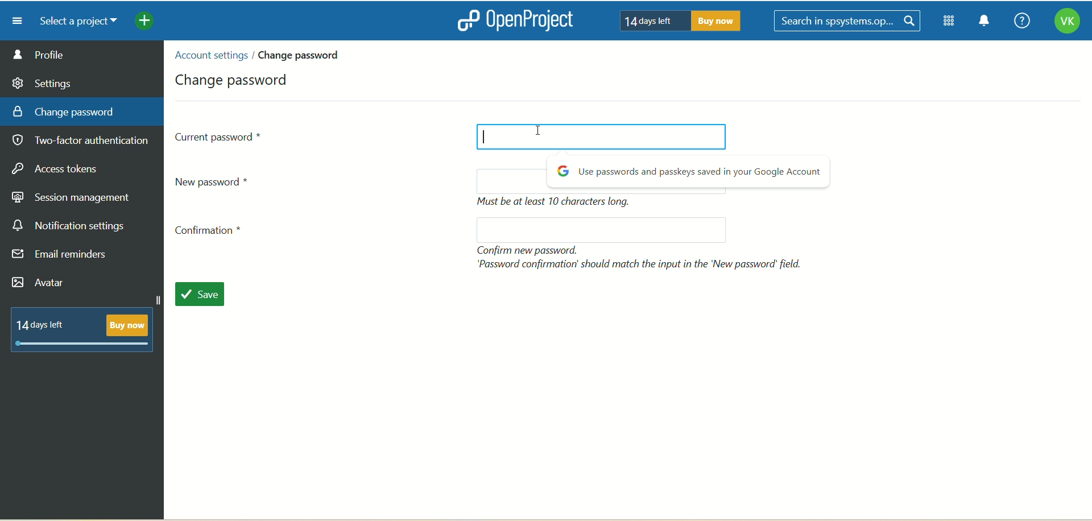 Image resolution: width=1092 pixels, height=521 pixels. Describe the element at coordinates (234, 78) in the screenshot. I see `change password` at that location.